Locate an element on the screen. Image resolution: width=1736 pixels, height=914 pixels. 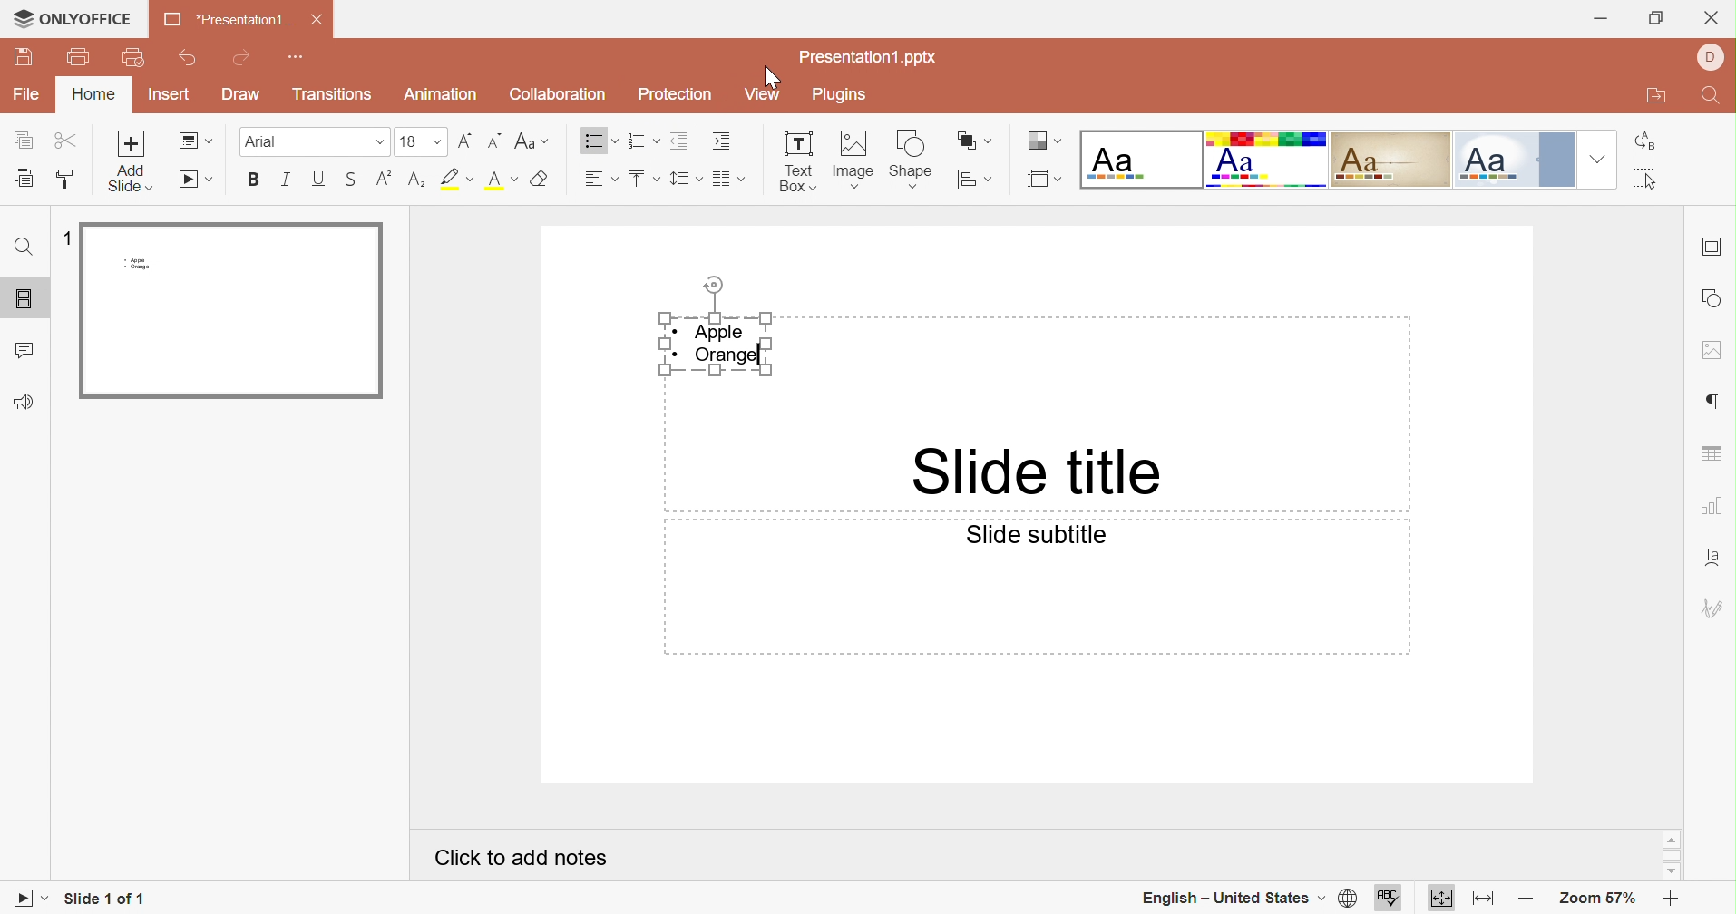
Apple is located at coordinates (722, 332).